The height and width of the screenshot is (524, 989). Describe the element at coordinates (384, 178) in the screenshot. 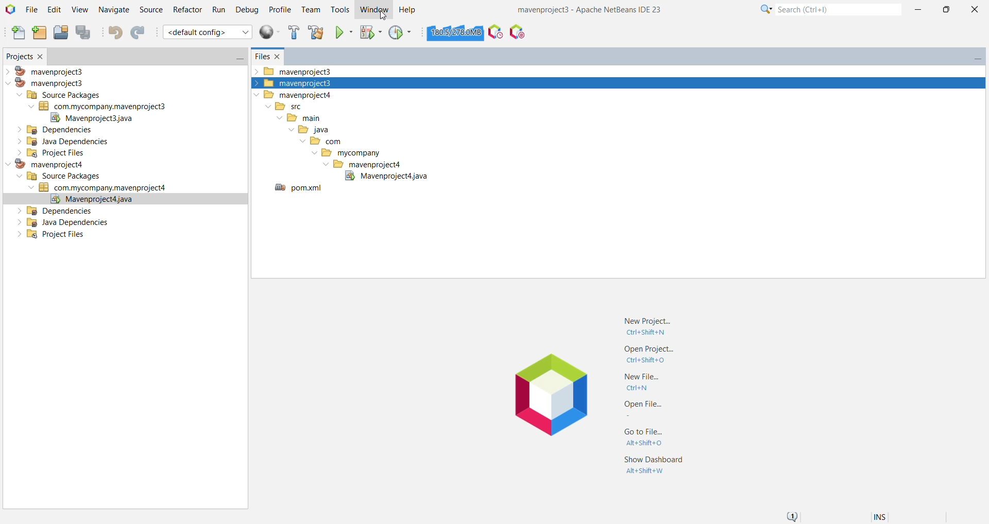

I see `Mavenproject3java` at that location.